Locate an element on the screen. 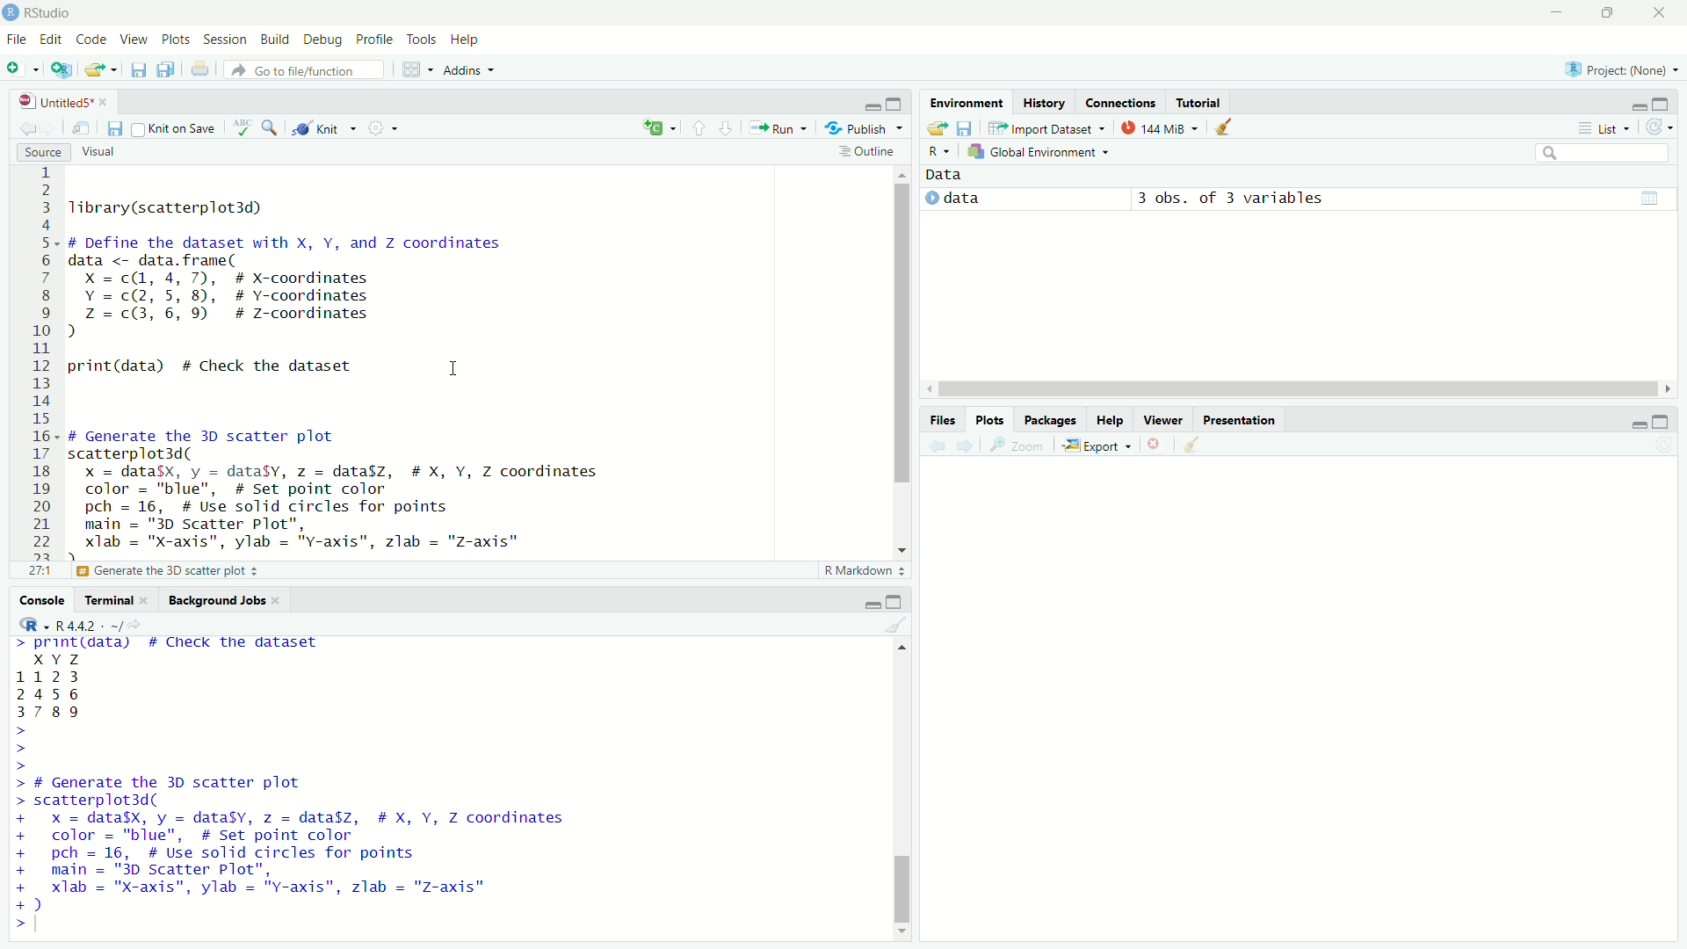 Image resolution: width=1687 pixels, height=949 pixels. Import Dataset is located at coordinates (1048, 125).